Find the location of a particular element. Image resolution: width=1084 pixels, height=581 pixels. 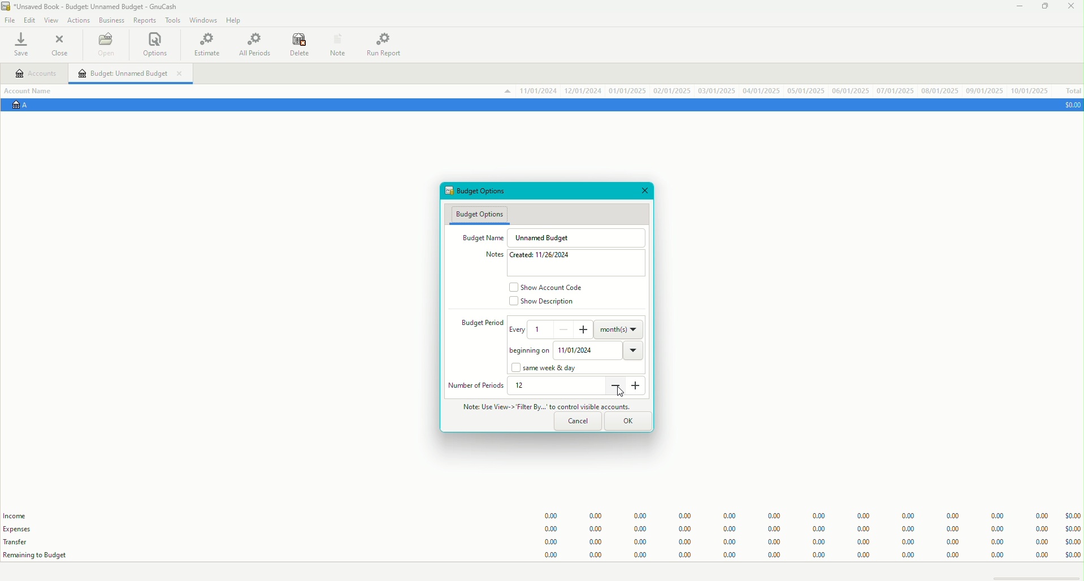

View is located at coordinates (50, 21).